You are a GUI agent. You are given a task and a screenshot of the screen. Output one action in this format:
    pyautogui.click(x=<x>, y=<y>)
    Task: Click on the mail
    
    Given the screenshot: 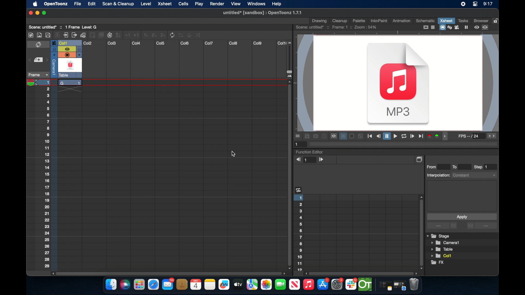 What is the action you would take?
    pyautogui.click(x=168, y=284)
    